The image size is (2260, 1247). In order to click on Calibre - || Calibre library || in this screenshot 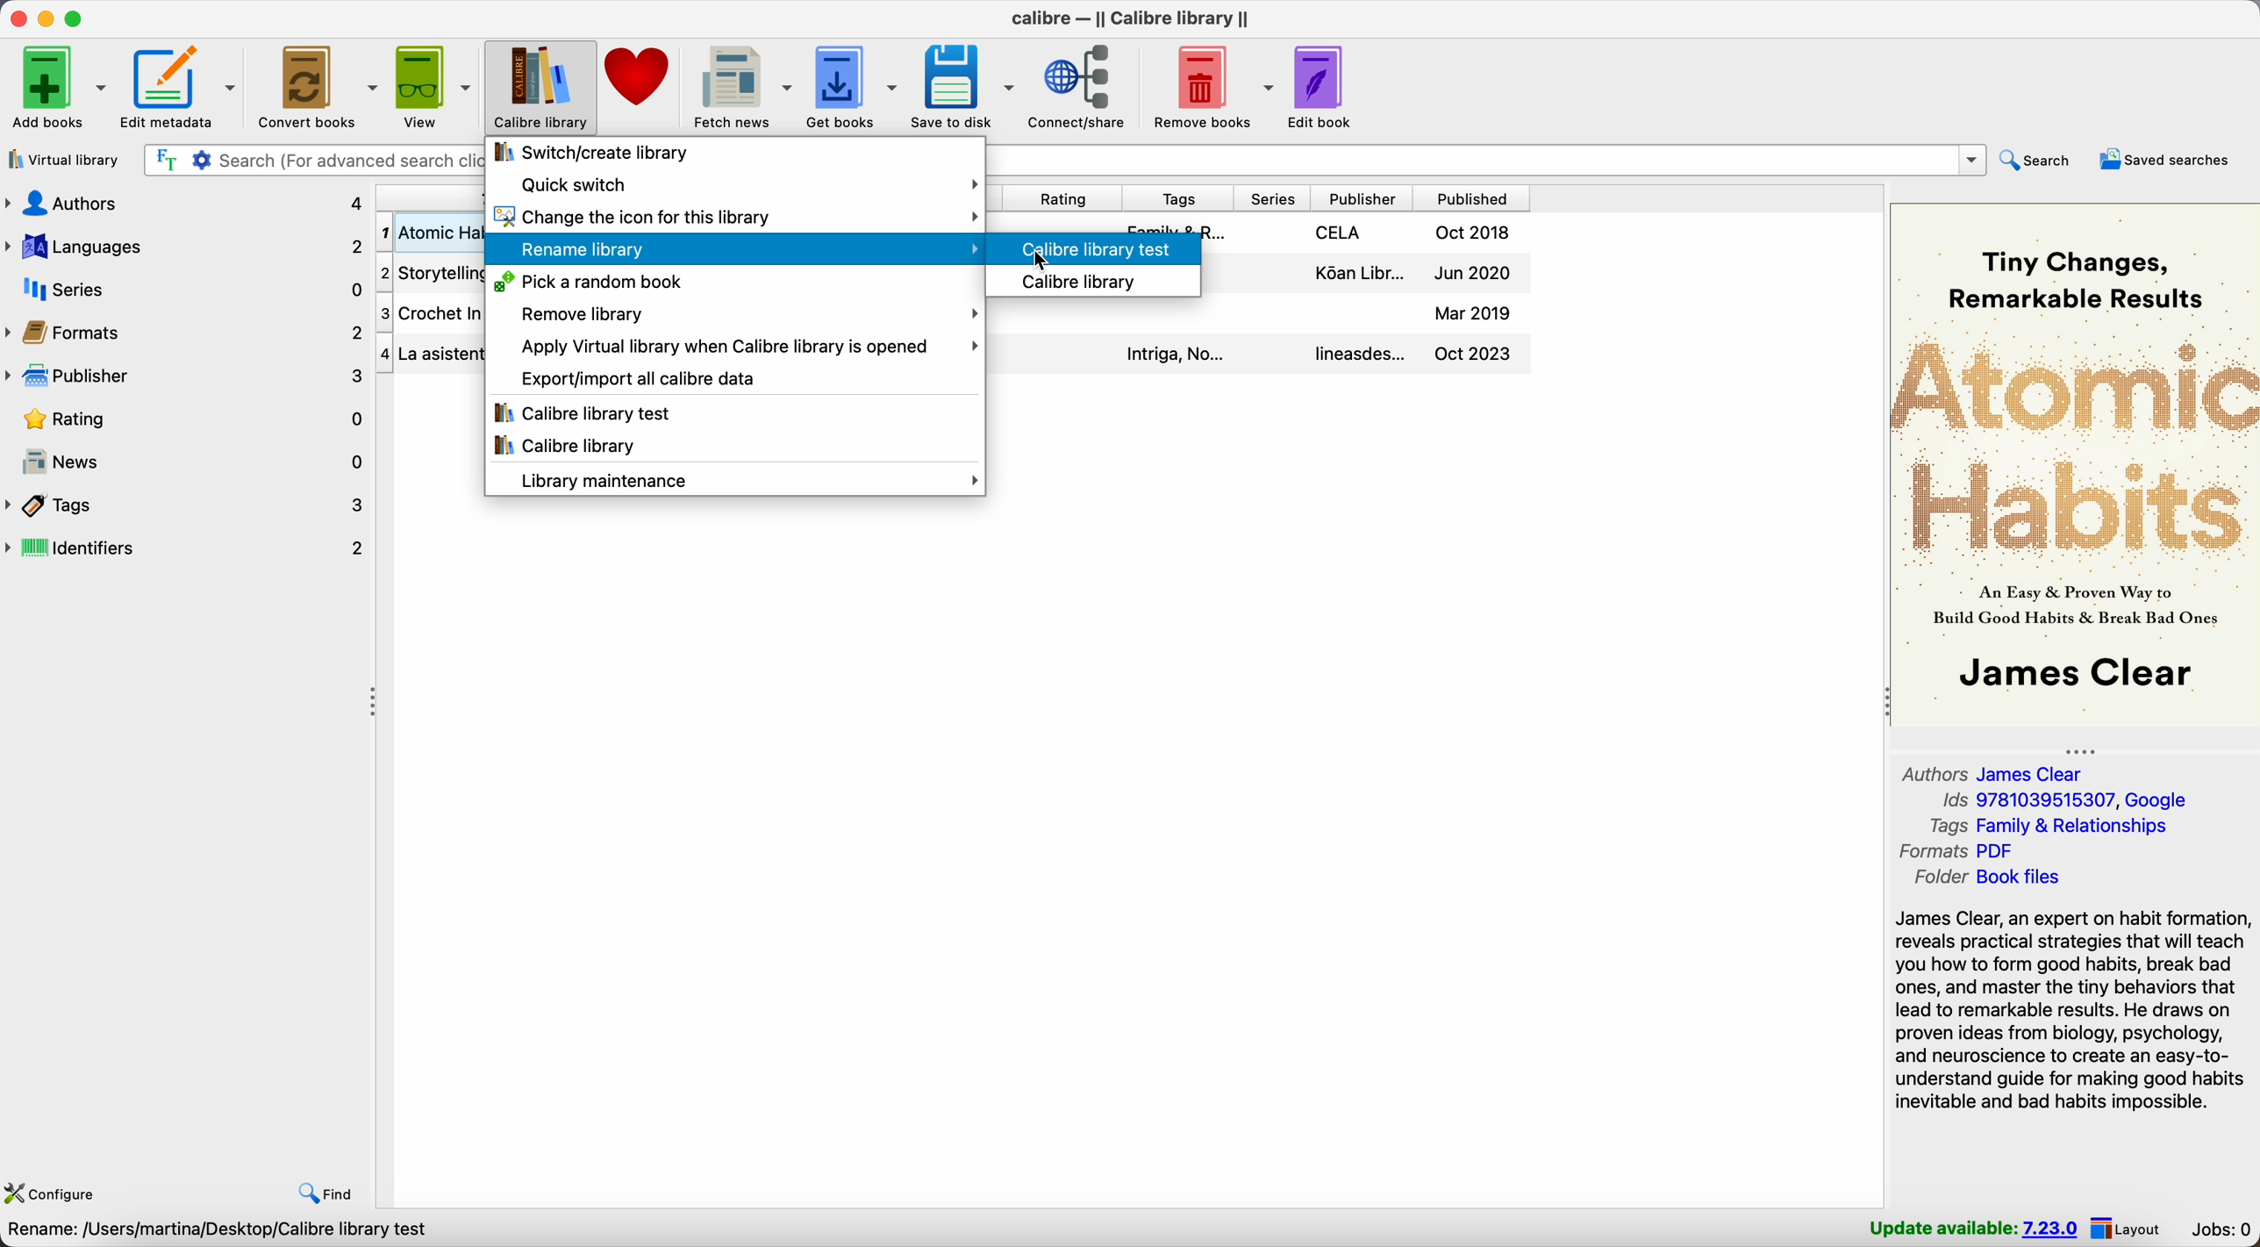, I will do `click(1133, 16)`.